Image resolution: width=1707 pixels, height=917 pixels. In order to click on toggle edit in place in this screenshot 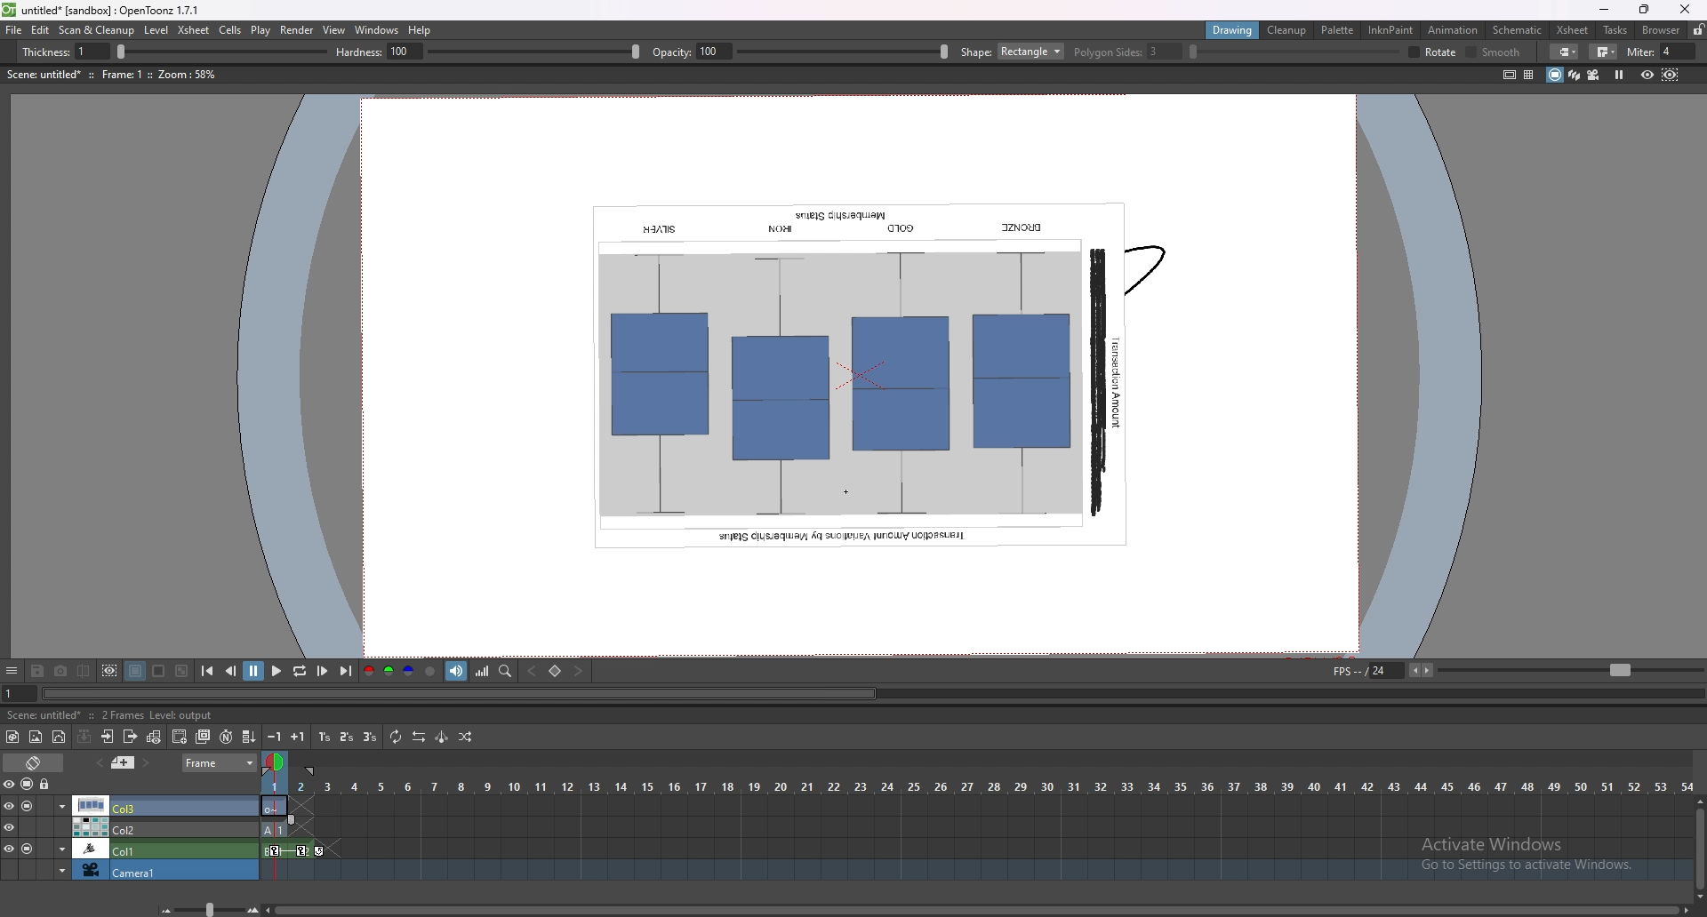, I will do `click(154, 737)`.